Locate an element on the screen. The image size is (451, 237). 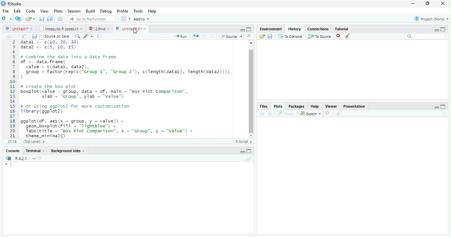
Save all open documents is located at coordinates (50, 18).